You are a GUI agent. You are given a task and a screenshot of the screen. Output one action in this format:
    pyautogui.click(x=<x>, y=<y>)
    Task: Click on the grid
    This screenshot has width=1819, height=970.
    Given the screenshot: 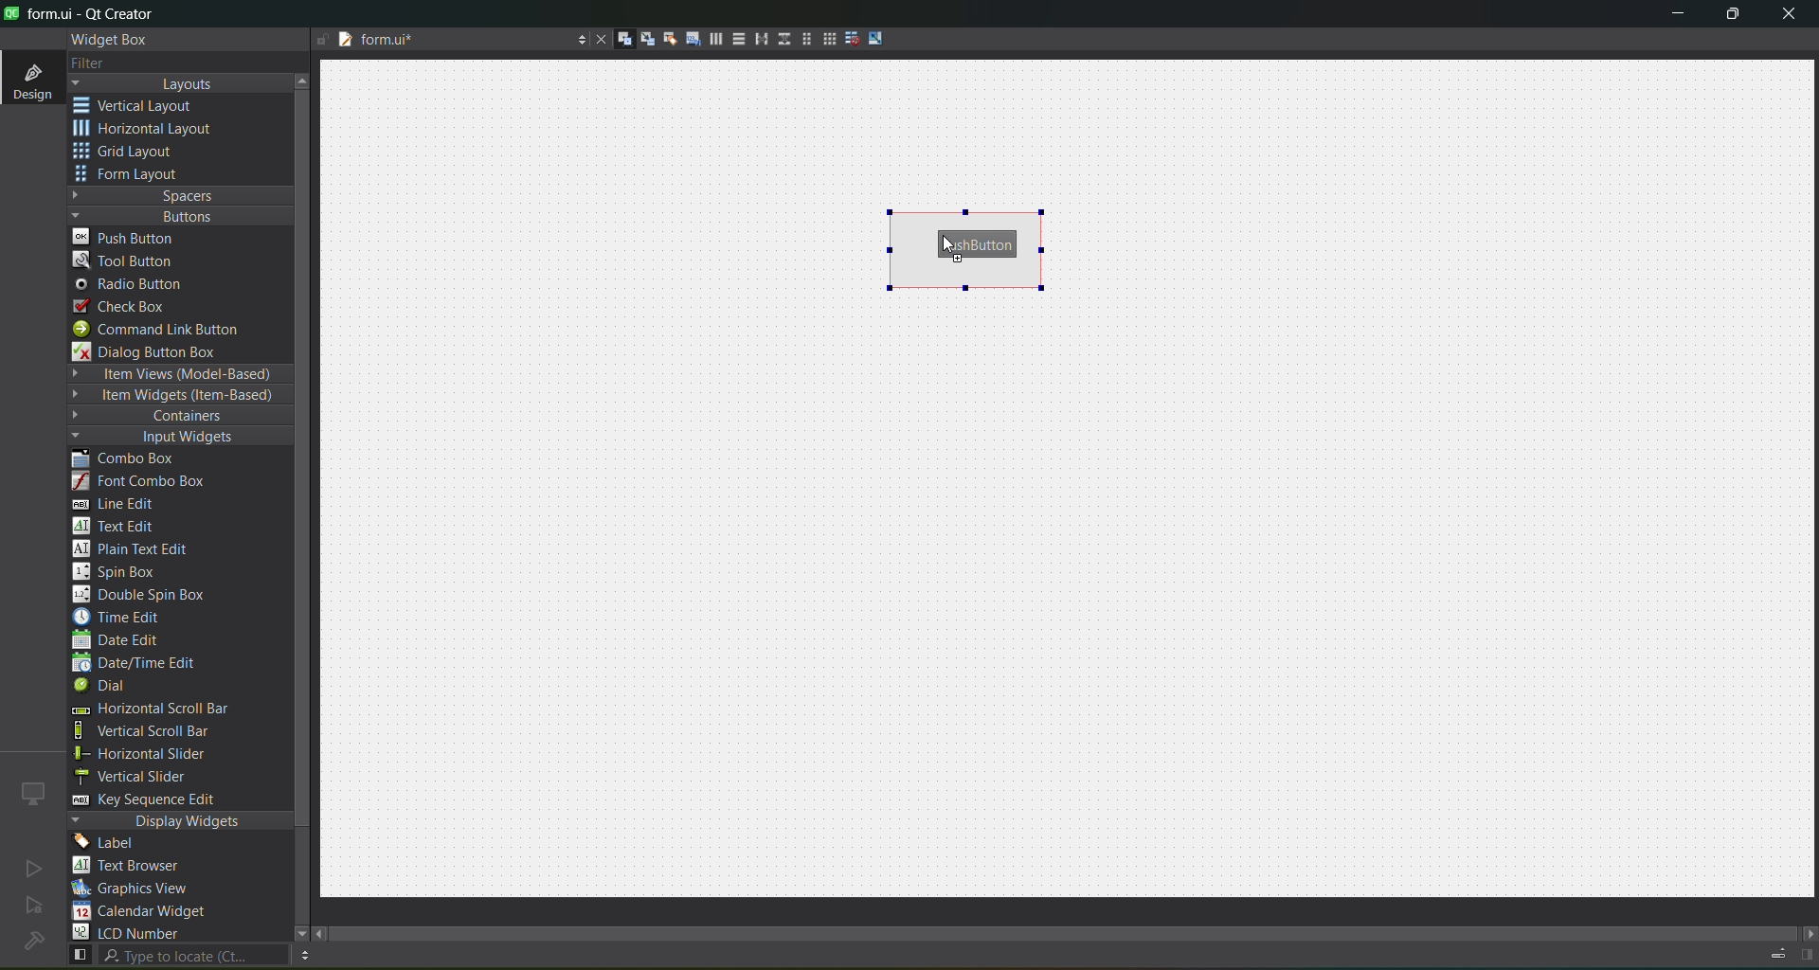 What is the action you would take?
    pyautogui.click(x=135, y=153)
    